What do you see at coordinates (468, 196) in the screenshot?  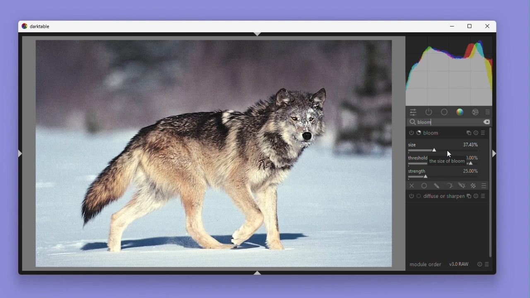 I see `Multiple instance` at bounding box center [468, 196].